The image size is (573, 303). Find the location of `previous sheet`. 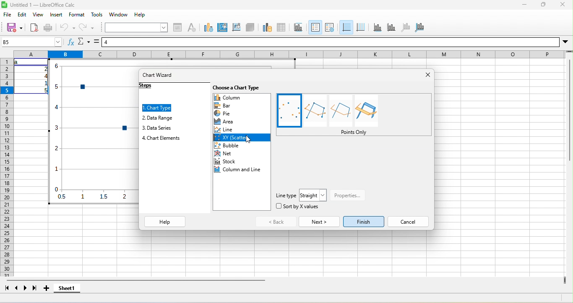

previous sheet is located at coordinates (17, 288).